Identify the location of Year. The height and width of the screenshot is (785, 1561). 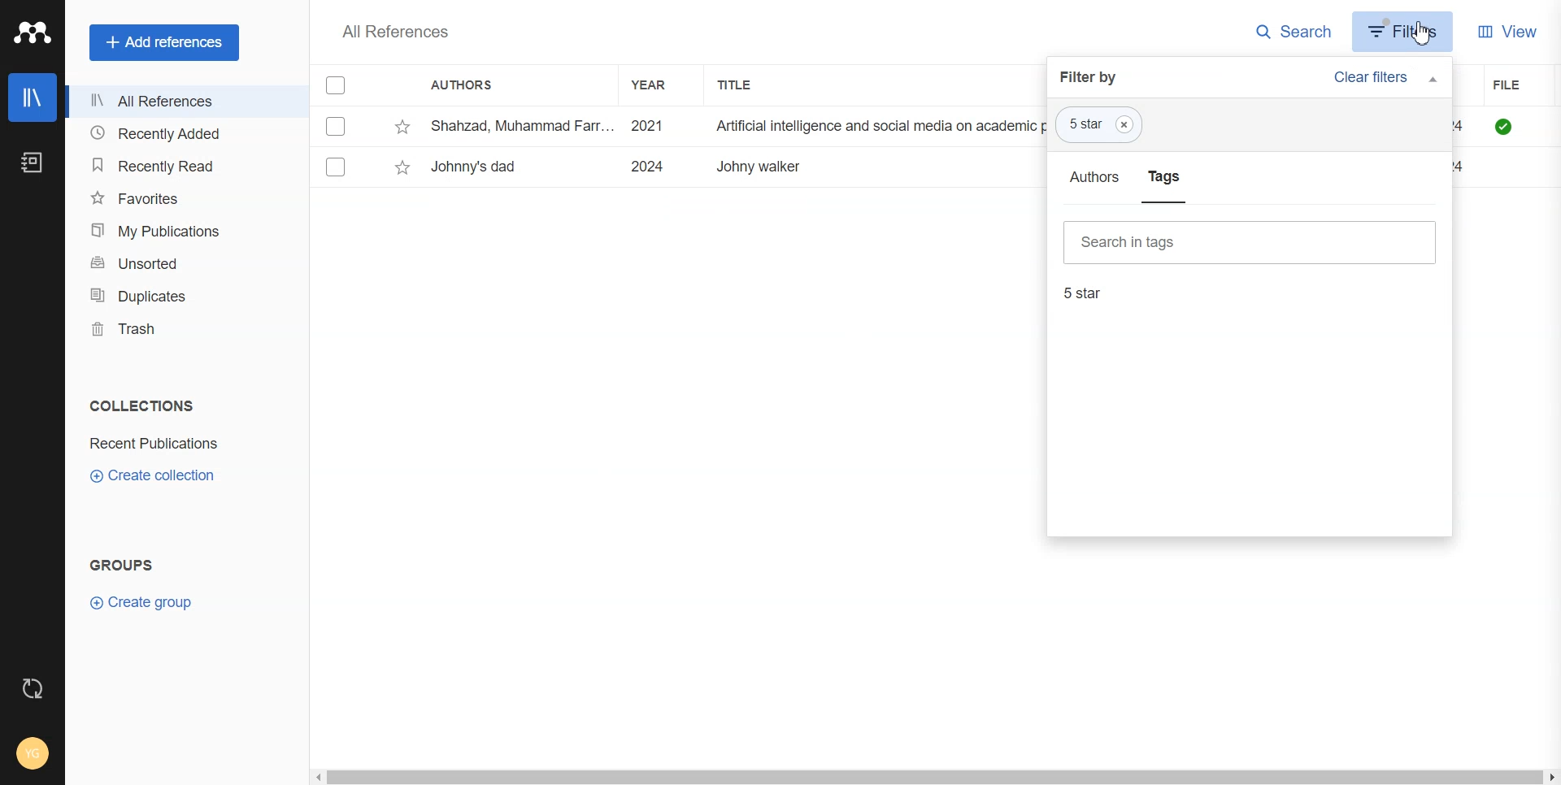
(656, 85).